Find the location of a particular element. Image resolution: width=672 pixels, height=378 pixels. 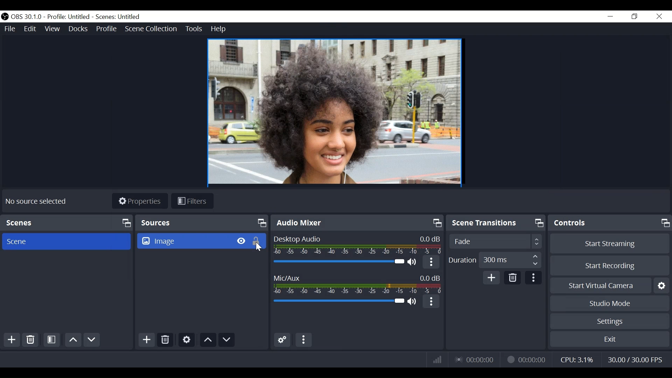

Add is located at coordinates (12, 341).